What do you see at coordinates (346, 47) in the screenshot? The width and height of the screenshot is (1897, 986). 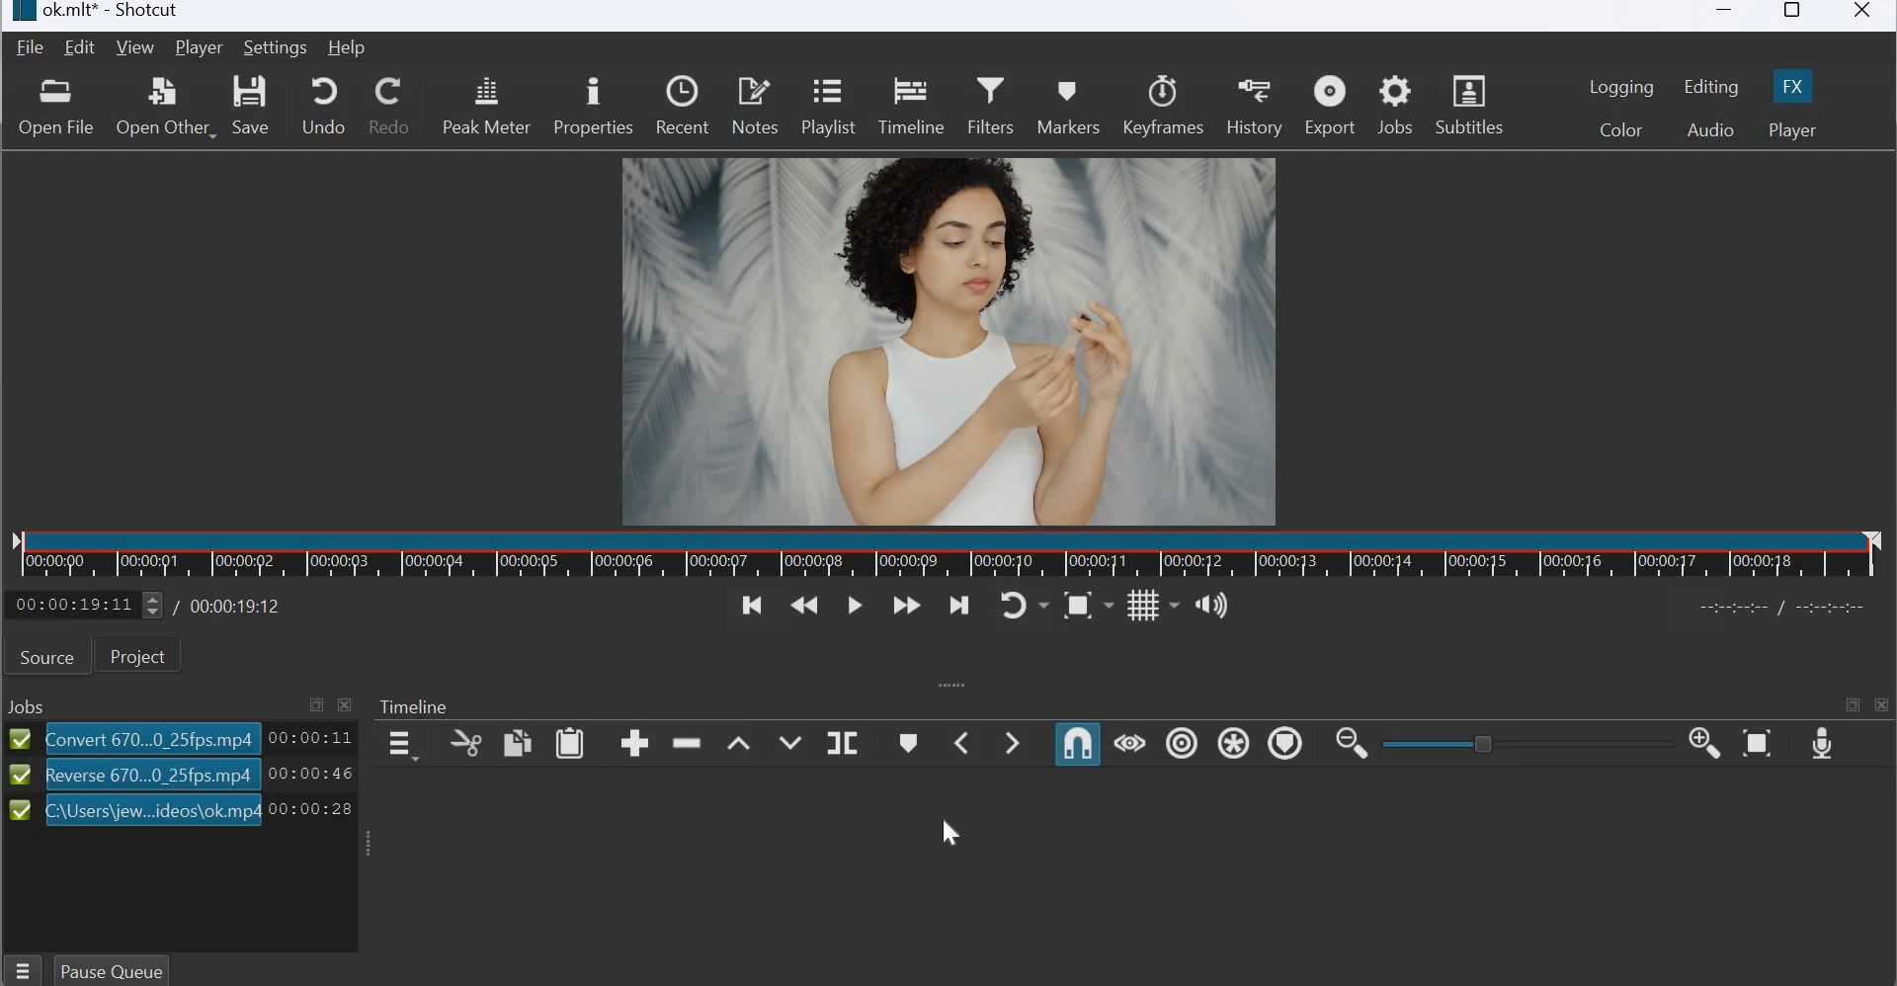 I see `Help` at bounding box center [346, 47].